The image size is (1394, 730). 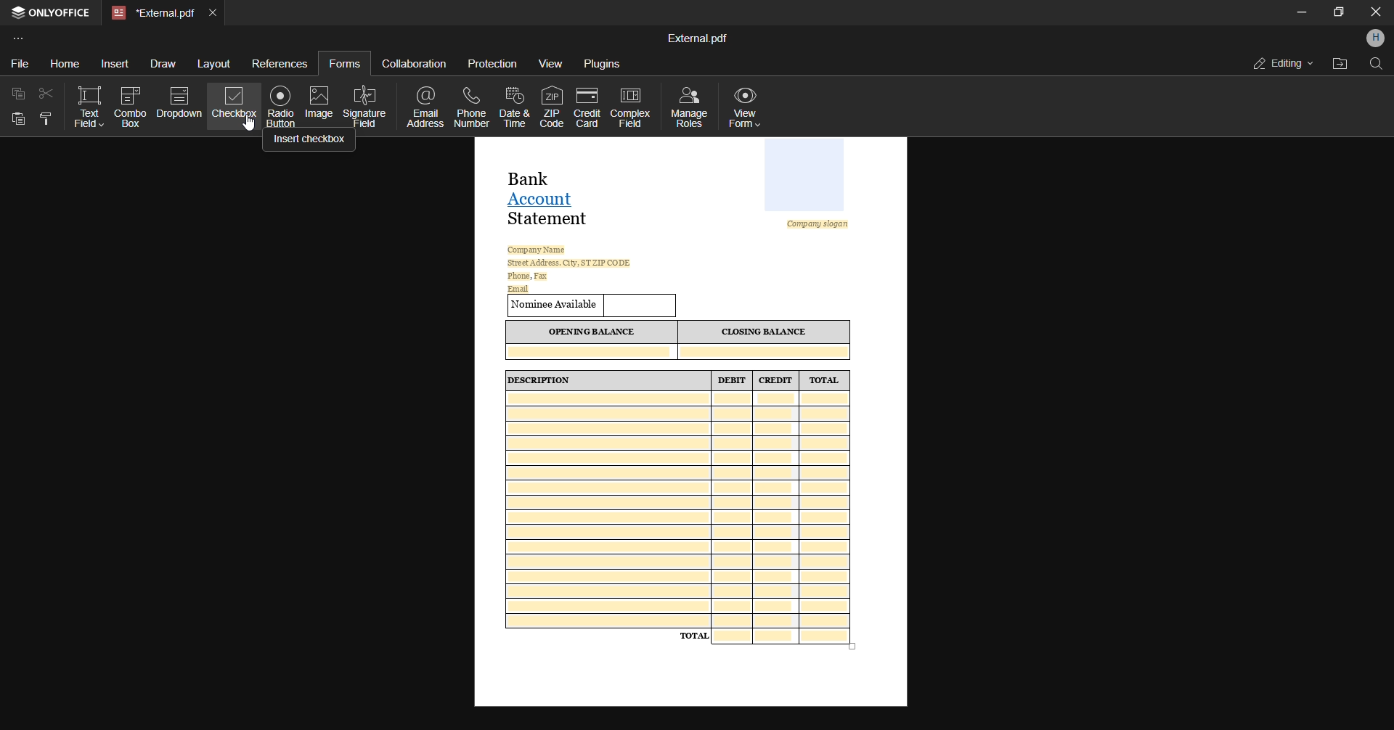 What do you see at coordinates (111, 63) in the screenshot?
I see `insert` at bounding box center [111, 63].